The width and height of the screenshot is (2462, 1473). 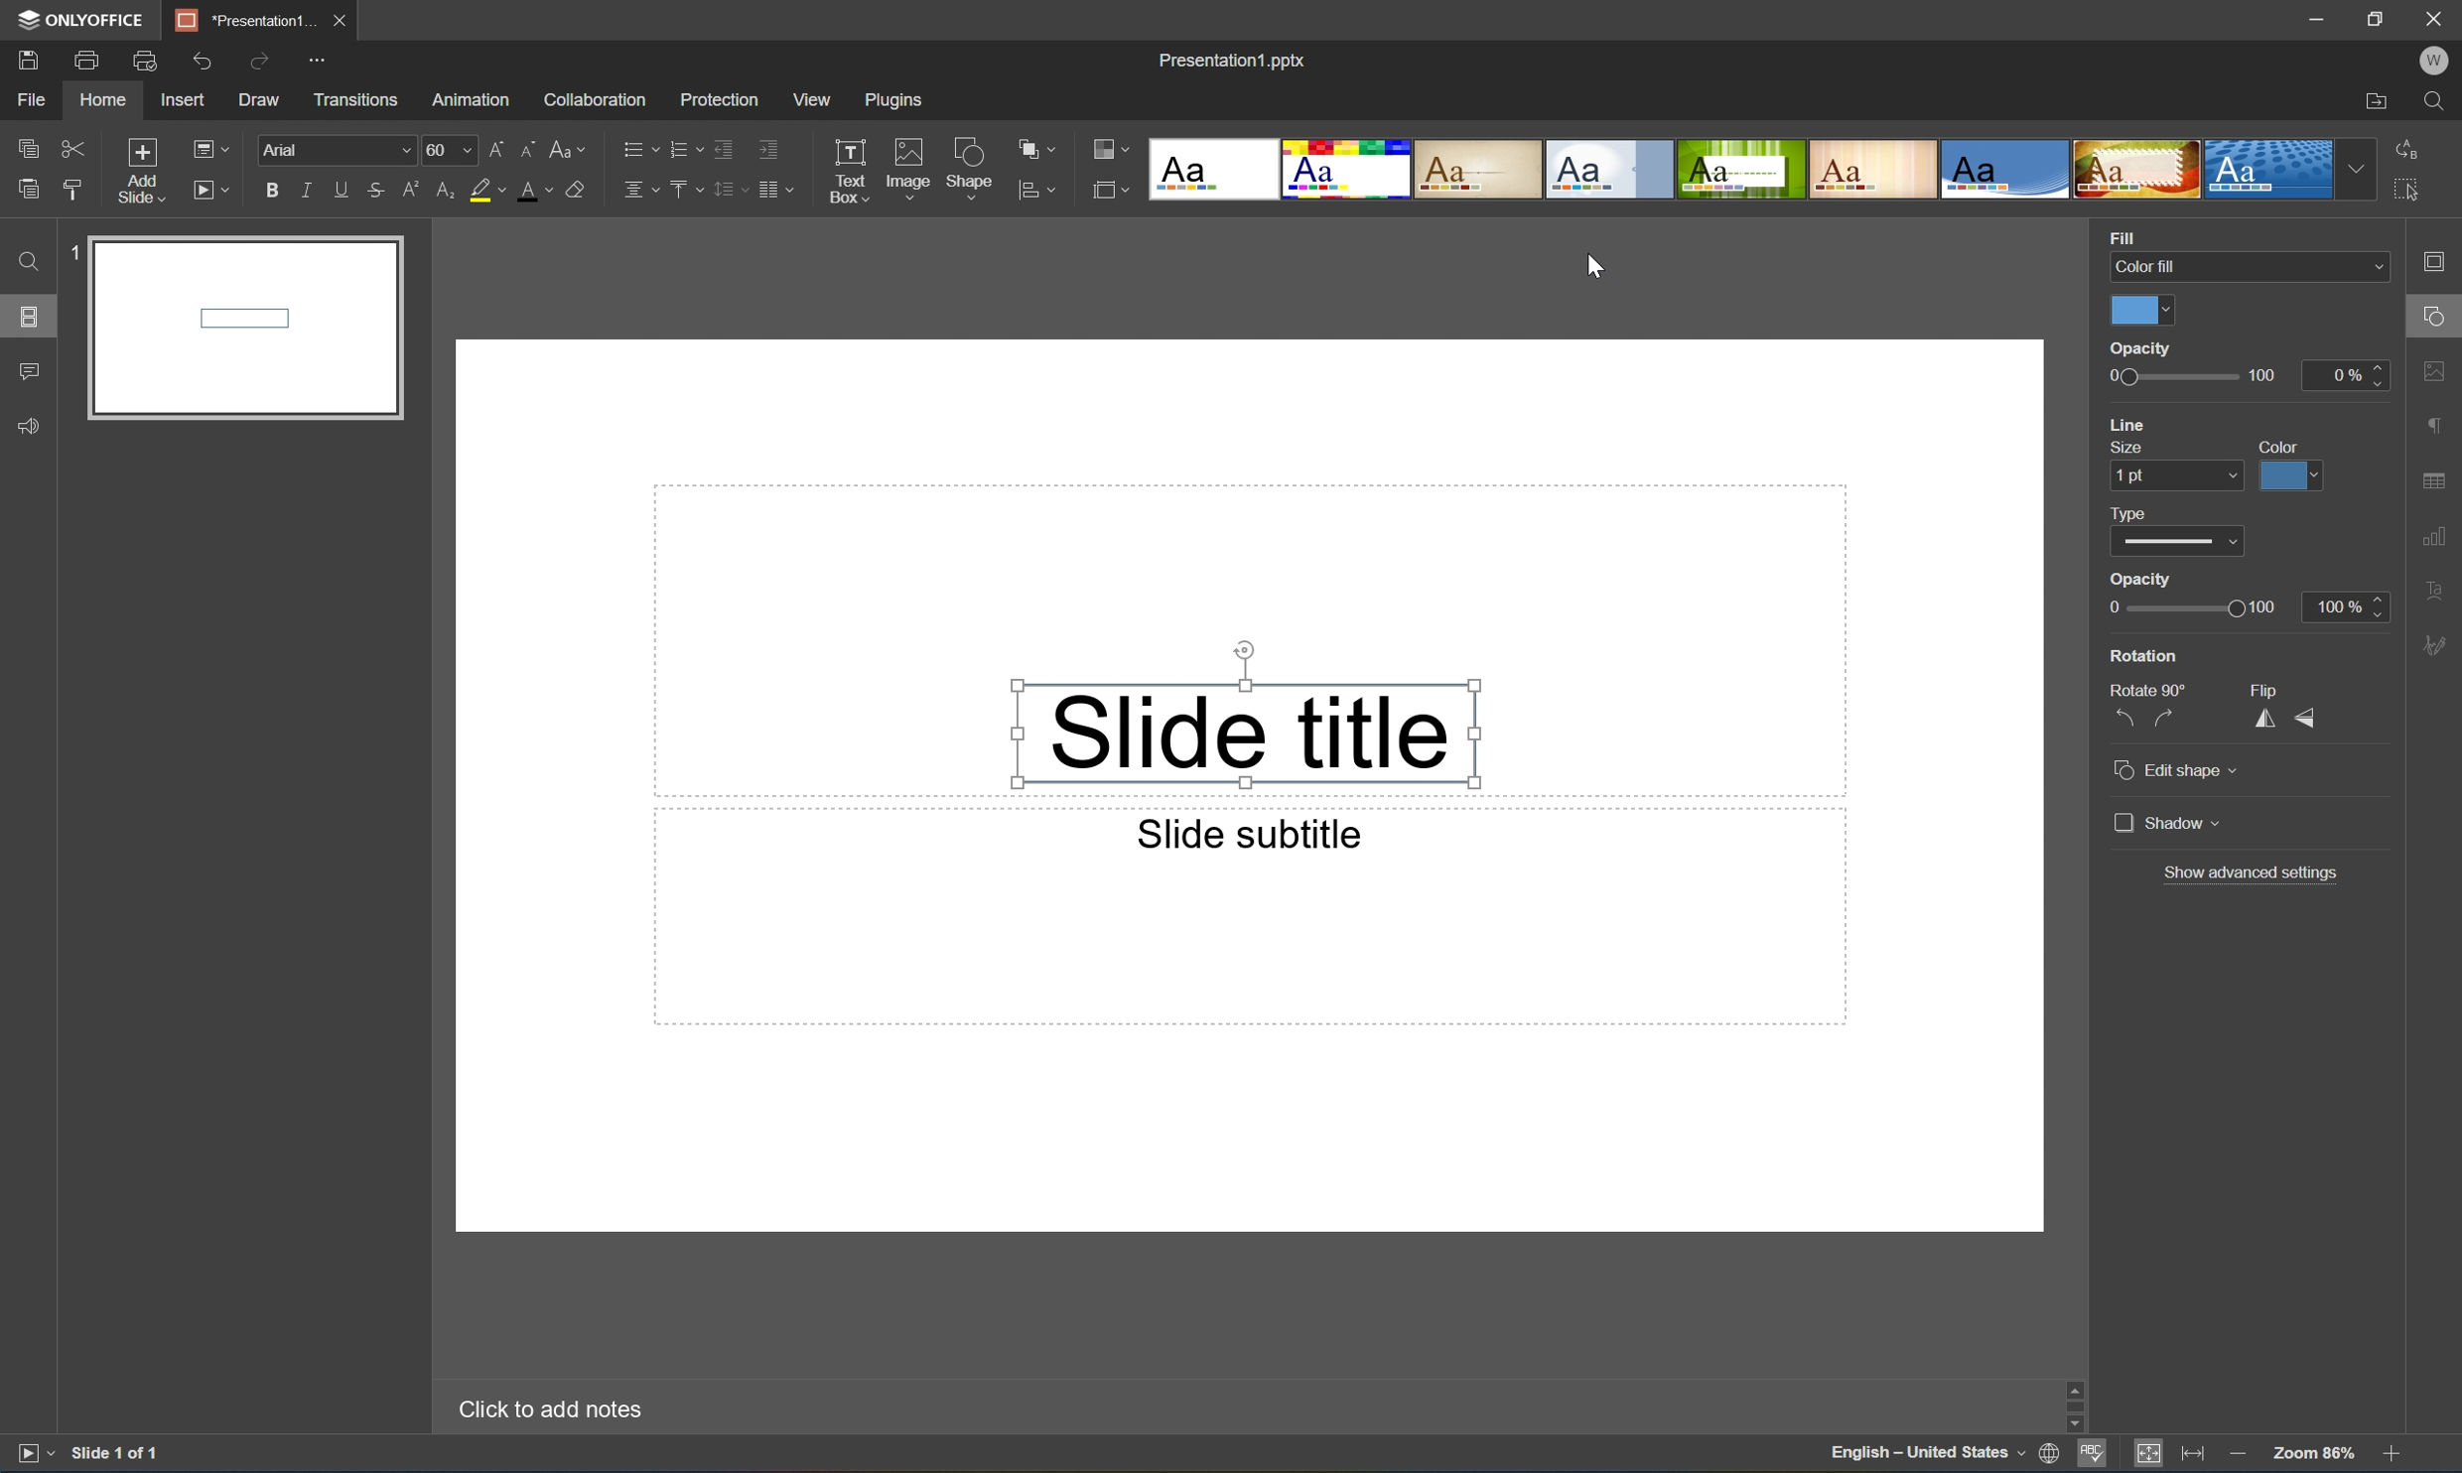 What do you see at coordinates (2193, 1455) in the screenshot?
I see `Fit to width` at bounding box center [2193, 1455].